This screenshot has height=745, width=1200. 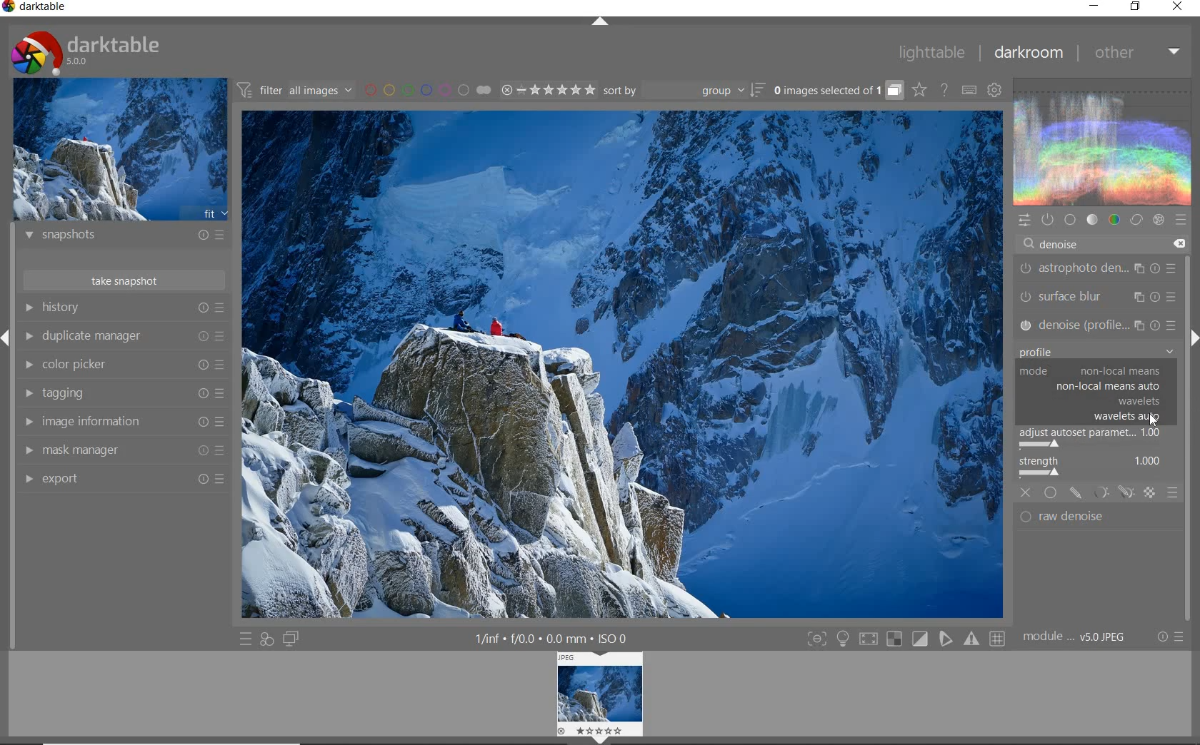 I want to click on MODE, so click(x=1095, y=370).